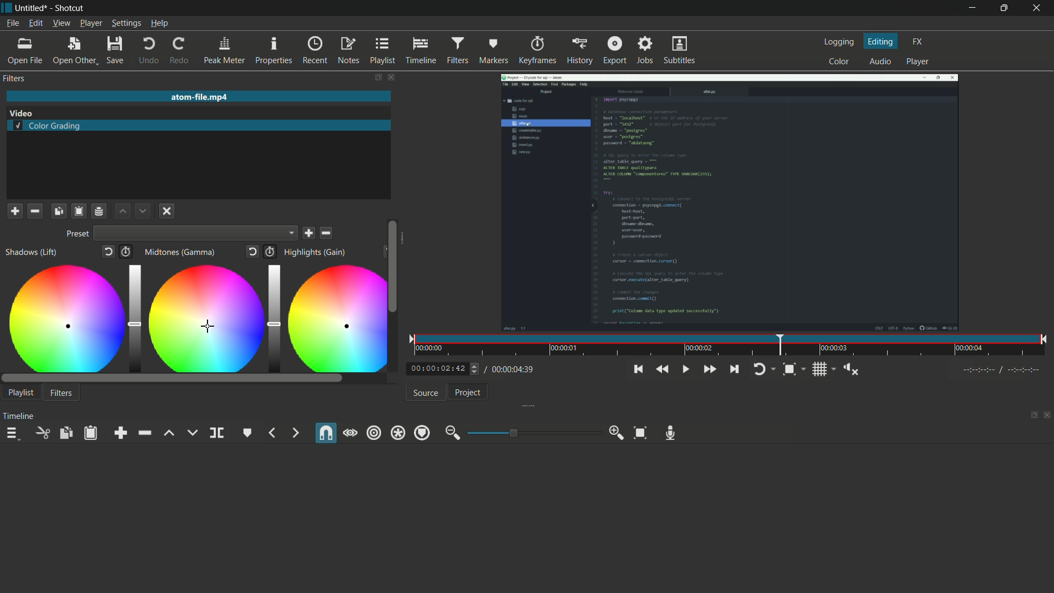 This screenshot has width=1054, height=593. What do you see at coordinates (32, 8) in the screenshot?
I see `project name` at bounding box center [32, 8].